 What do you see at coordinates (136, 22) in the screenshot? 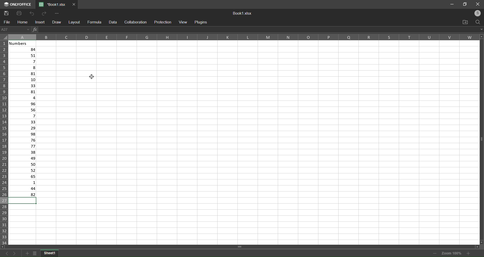
I see `collaboration` at bounding box center [136, 22].